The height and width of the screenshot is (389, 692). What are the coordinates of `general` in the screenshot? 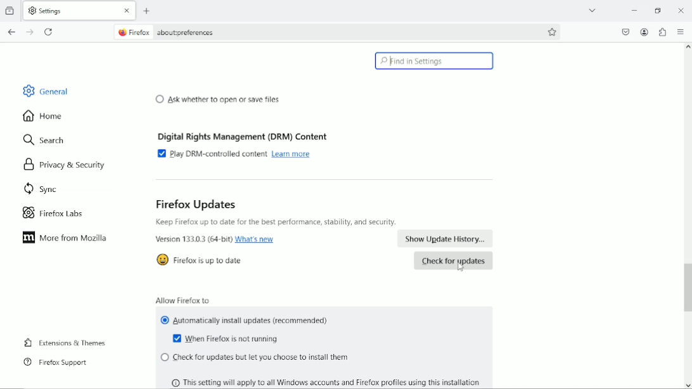 It's located at (45, 91).